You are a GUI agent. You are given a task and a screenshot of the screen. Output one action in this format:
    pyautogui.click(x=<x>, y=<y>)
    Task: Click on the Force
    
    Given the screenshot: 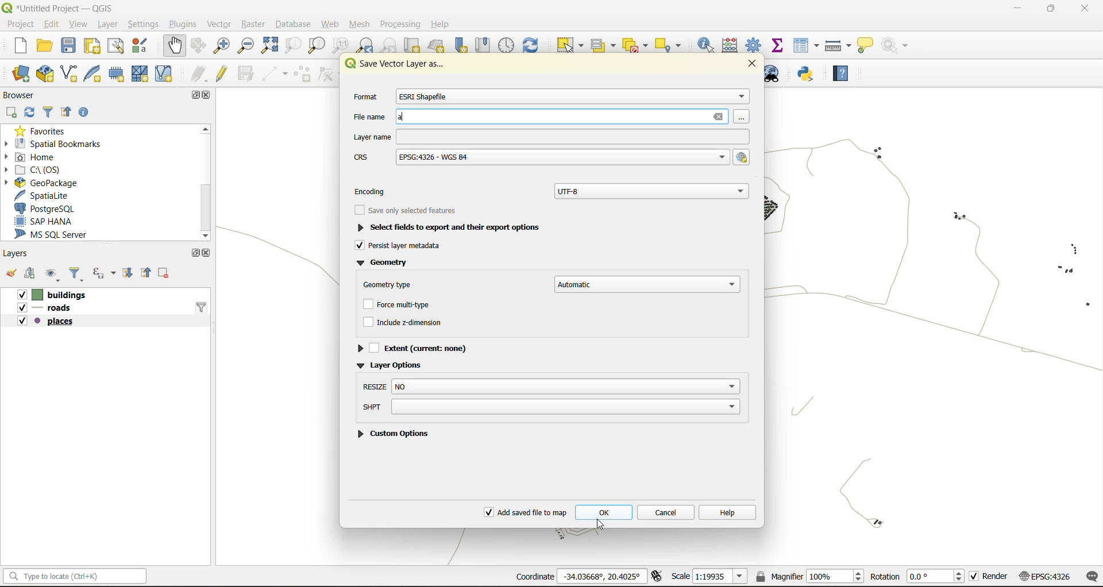 What is the action you would take?
    pyautogui.click(x=405, y=305)
    